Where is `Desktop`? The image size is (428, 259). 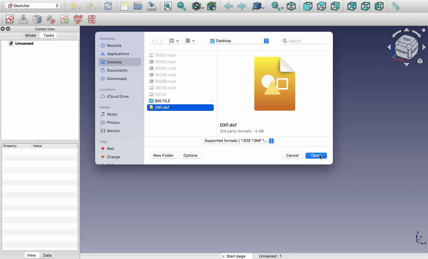 Desktop is located at coordinates (112, 62).